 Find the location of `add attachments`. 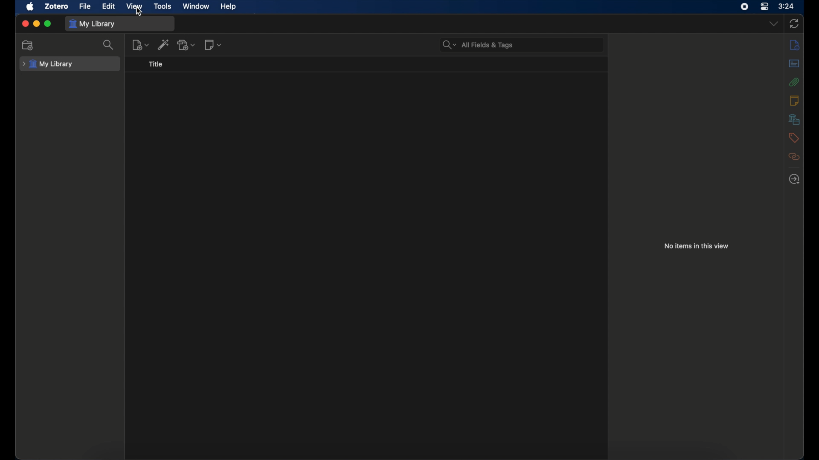

add attachments is located at coordinates (186, 44).